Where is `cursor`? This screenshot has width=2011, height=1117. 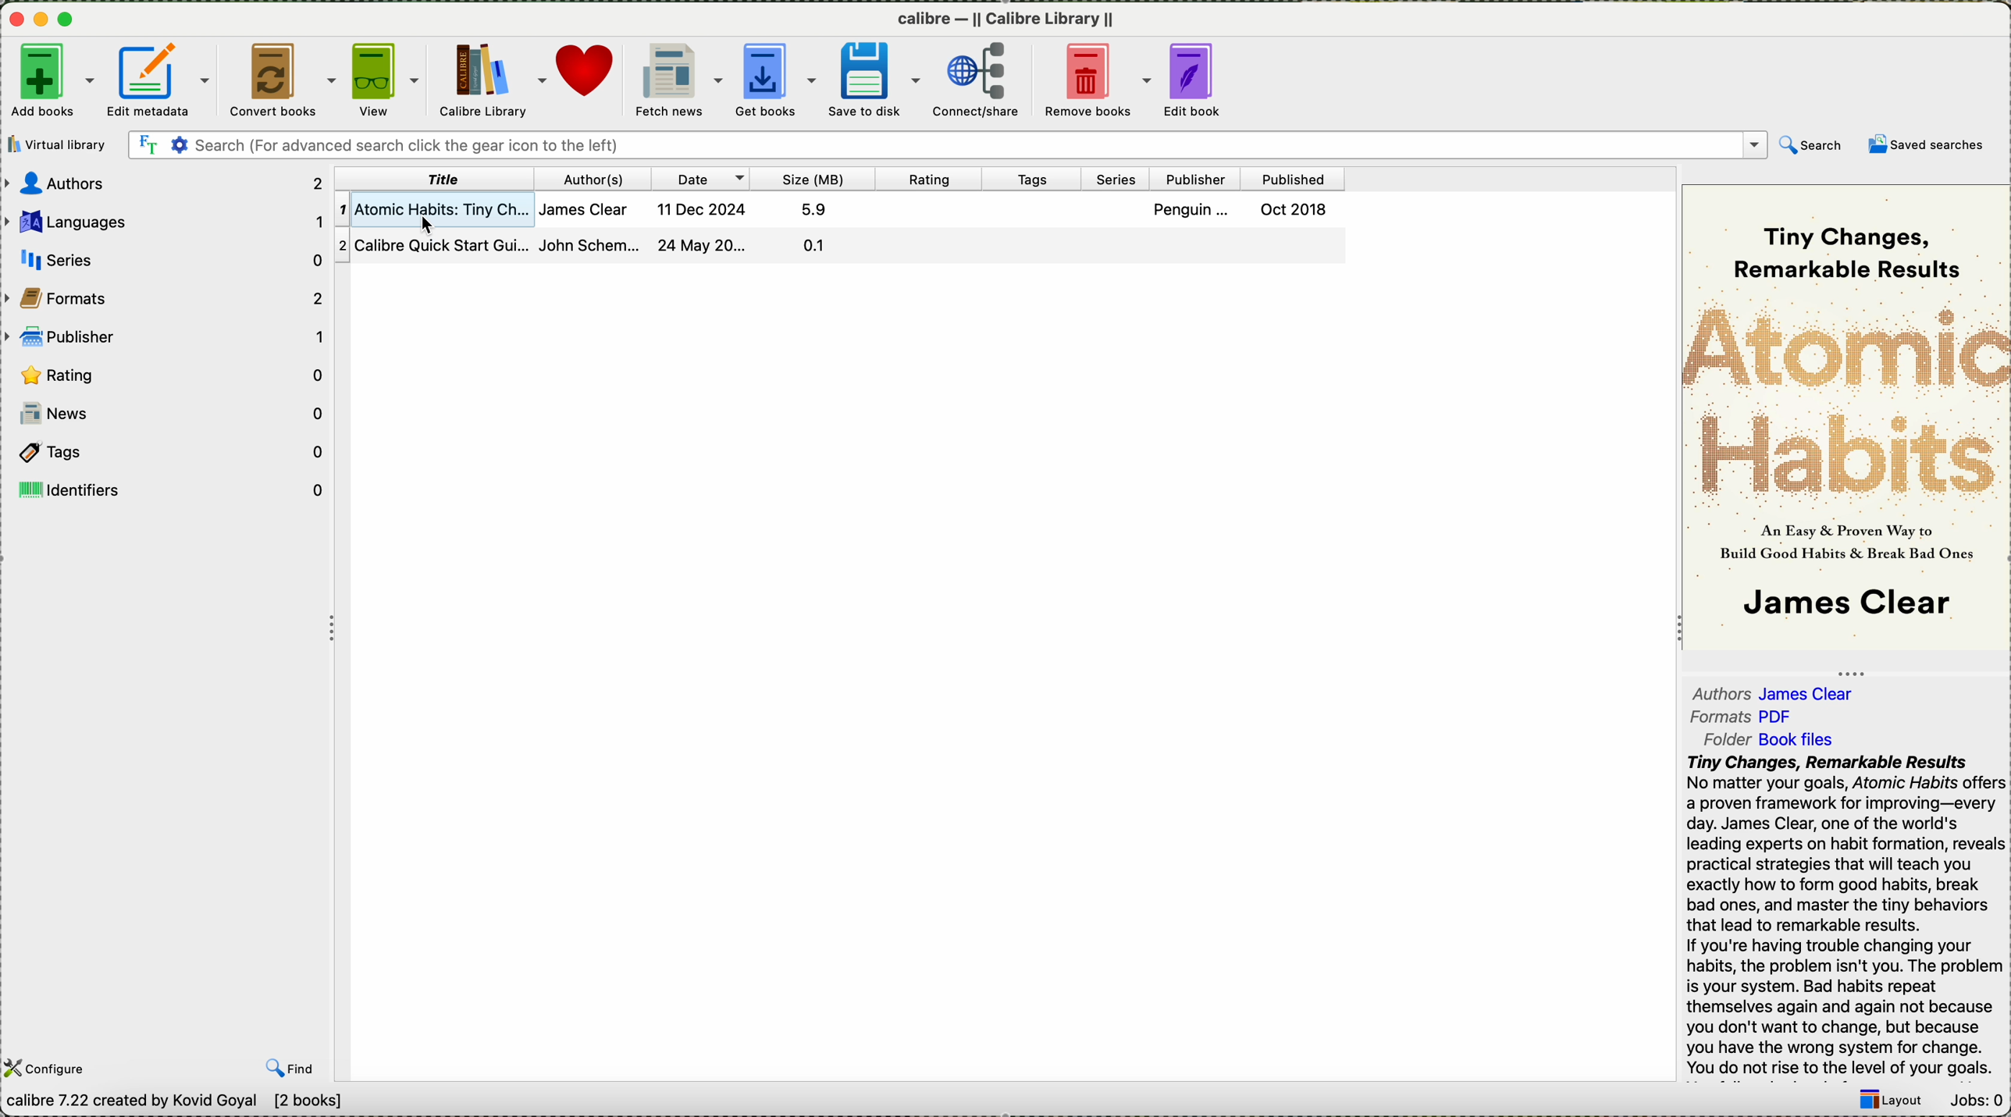
cursor is located at coordinates (432, 226).